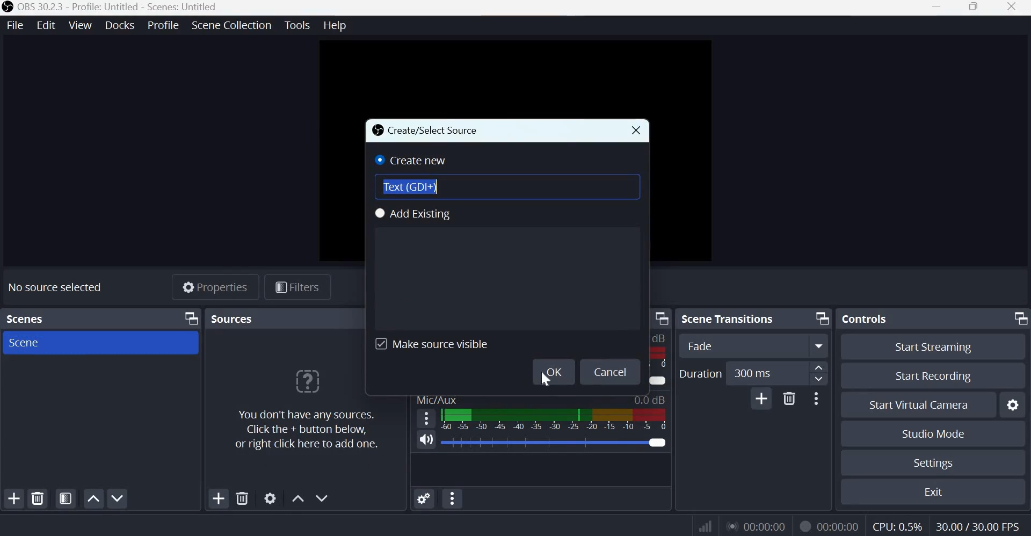 The height and width of the screenshot is (536, 1031). What do you see at coordinates (231, 25) in the screenshot?
I see `Scene Collection` at bounding box center [231, 25].